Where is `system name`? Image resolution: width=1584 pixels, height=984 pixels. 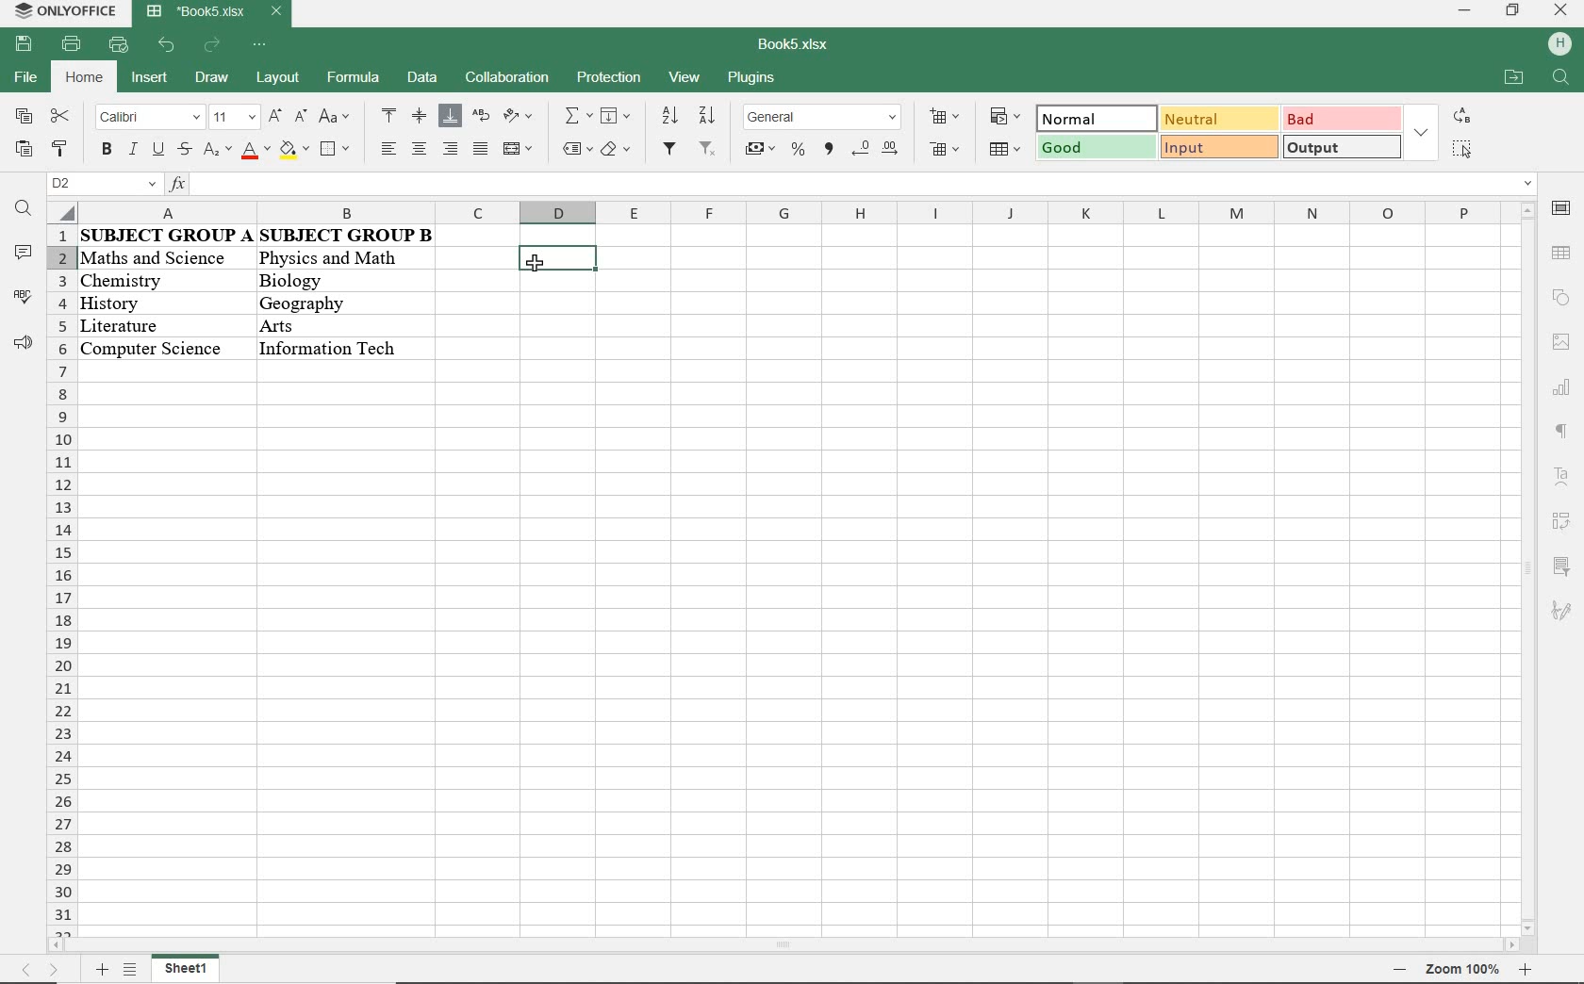
system name is located at coordinates (62, 10).